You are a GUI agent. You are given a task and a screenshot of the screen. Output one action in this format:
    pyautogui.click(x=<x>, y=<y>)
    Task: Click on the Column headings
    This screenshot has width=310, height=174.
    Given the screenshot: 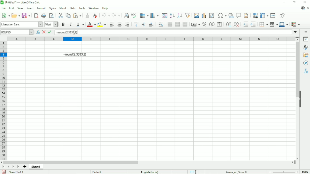 What is the action you would take?
    pyautogui.click(x=150, y=39)
    